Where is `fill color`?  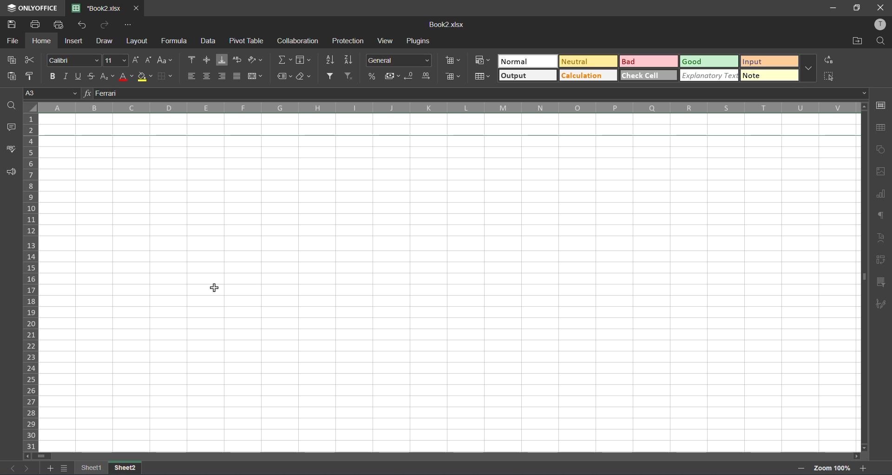
fill color is located at coordinates (146, 77).